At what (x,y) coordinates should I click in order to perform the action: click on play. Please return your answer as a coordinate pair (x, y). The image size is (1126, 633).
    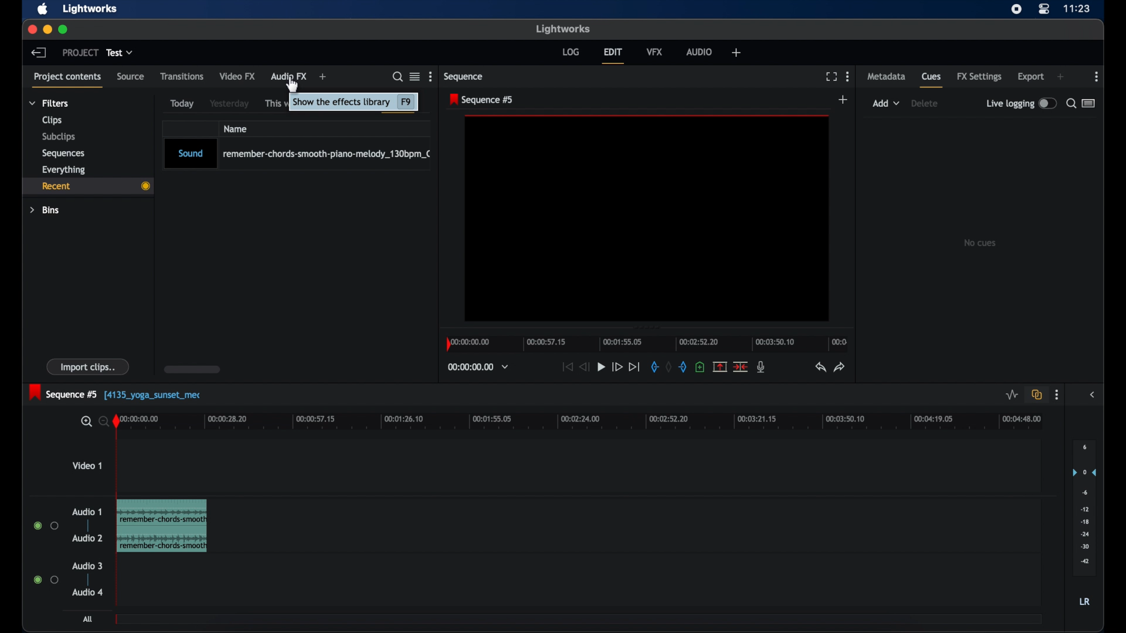
    Looking at the image, I should click on (601, 367).